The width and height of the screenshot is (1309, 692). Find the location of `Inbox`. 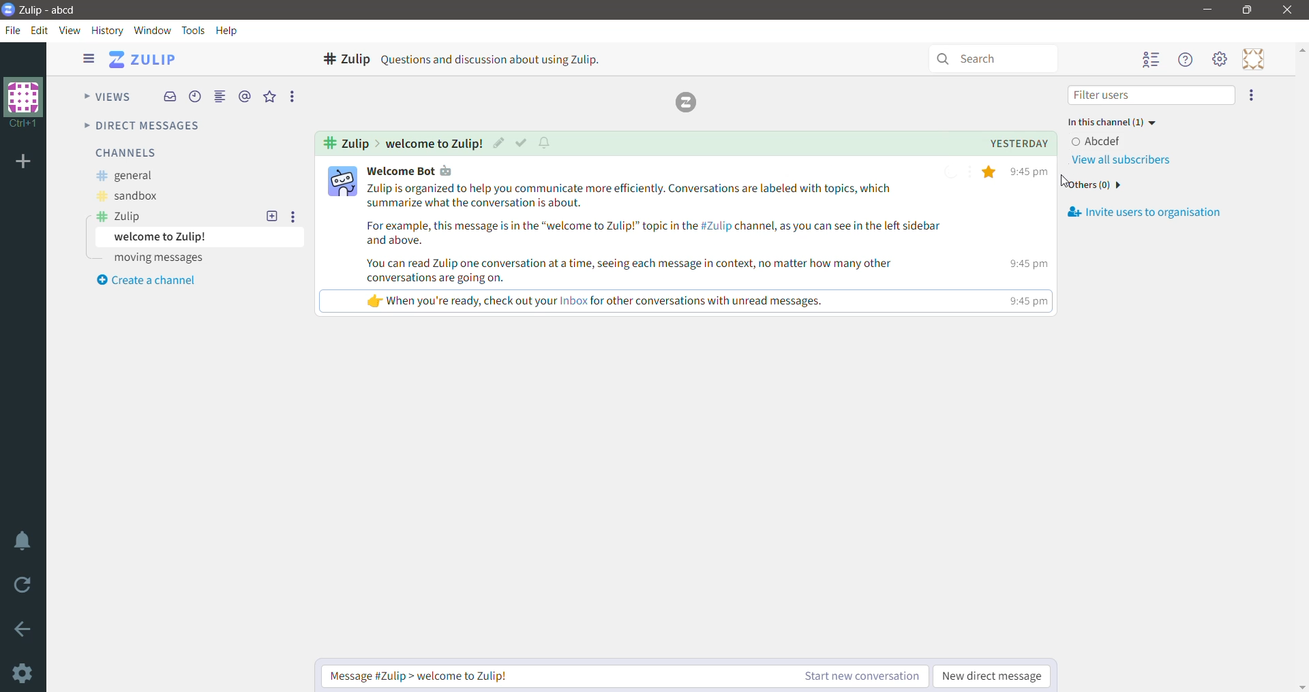

Inbox is located at coordinates (170, 97).